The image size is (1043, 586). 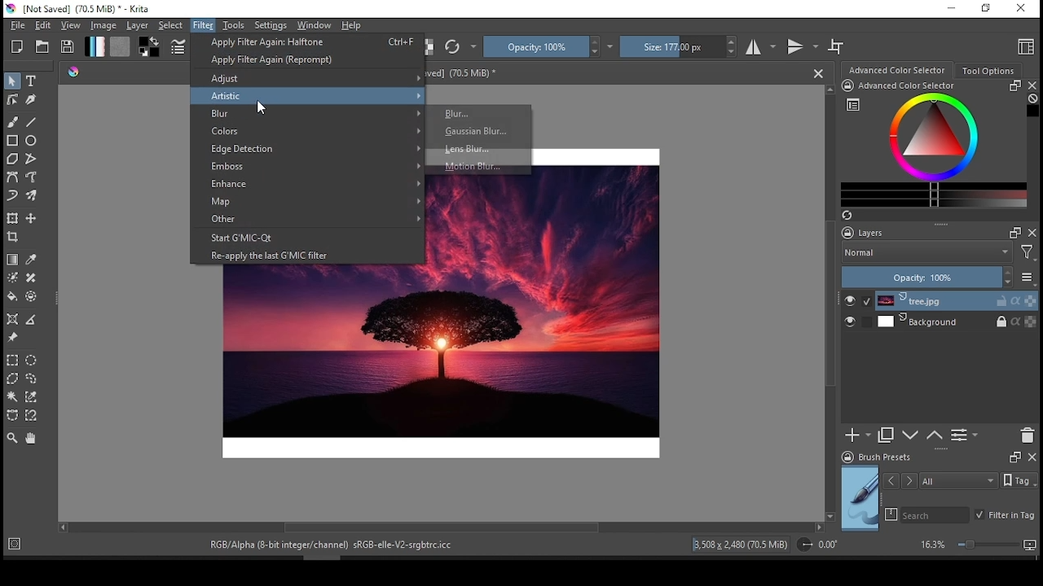 I want to click on blend mode, so click(x=940, y=252).